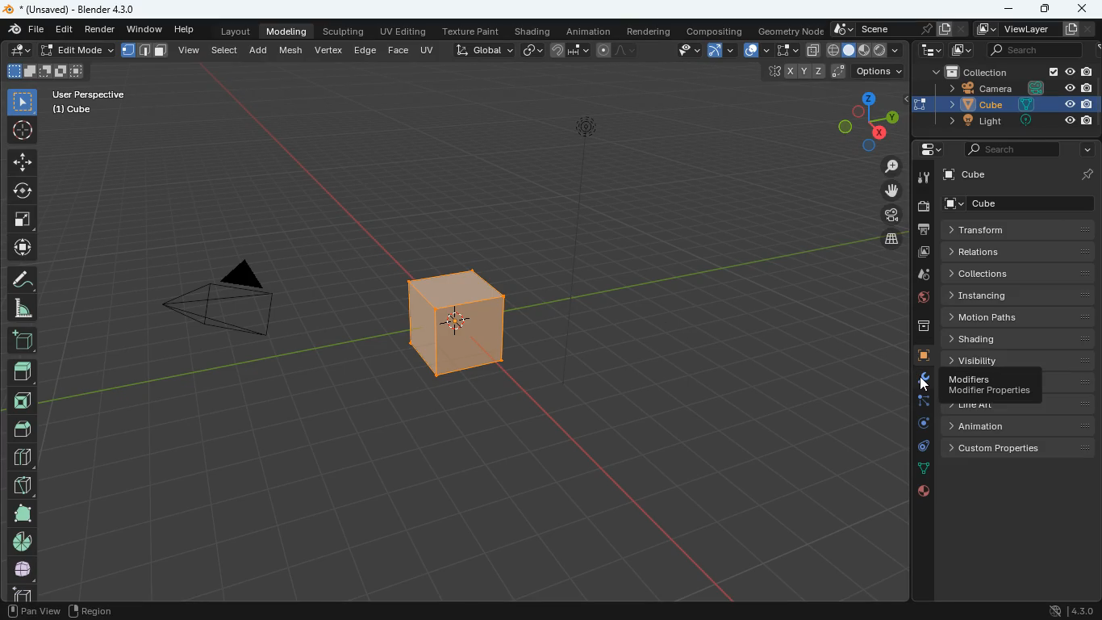 The height and width of the screenshot is (620, 1102). Describe the element at coordinates (31, 610) in the screenshot. I see `pan view` at that location.